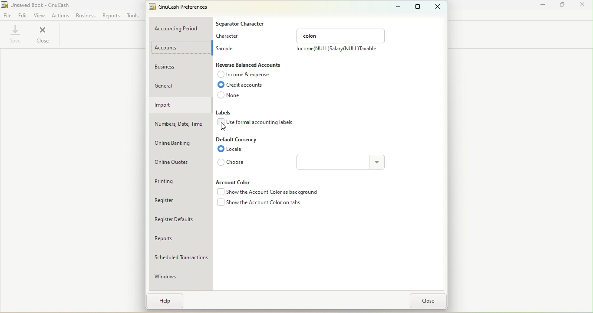 This screenshot has width=593, height=313. Describe the element at coordinates (257, 123) in the screenshot. I see `Use formal accounting labels` at that location.